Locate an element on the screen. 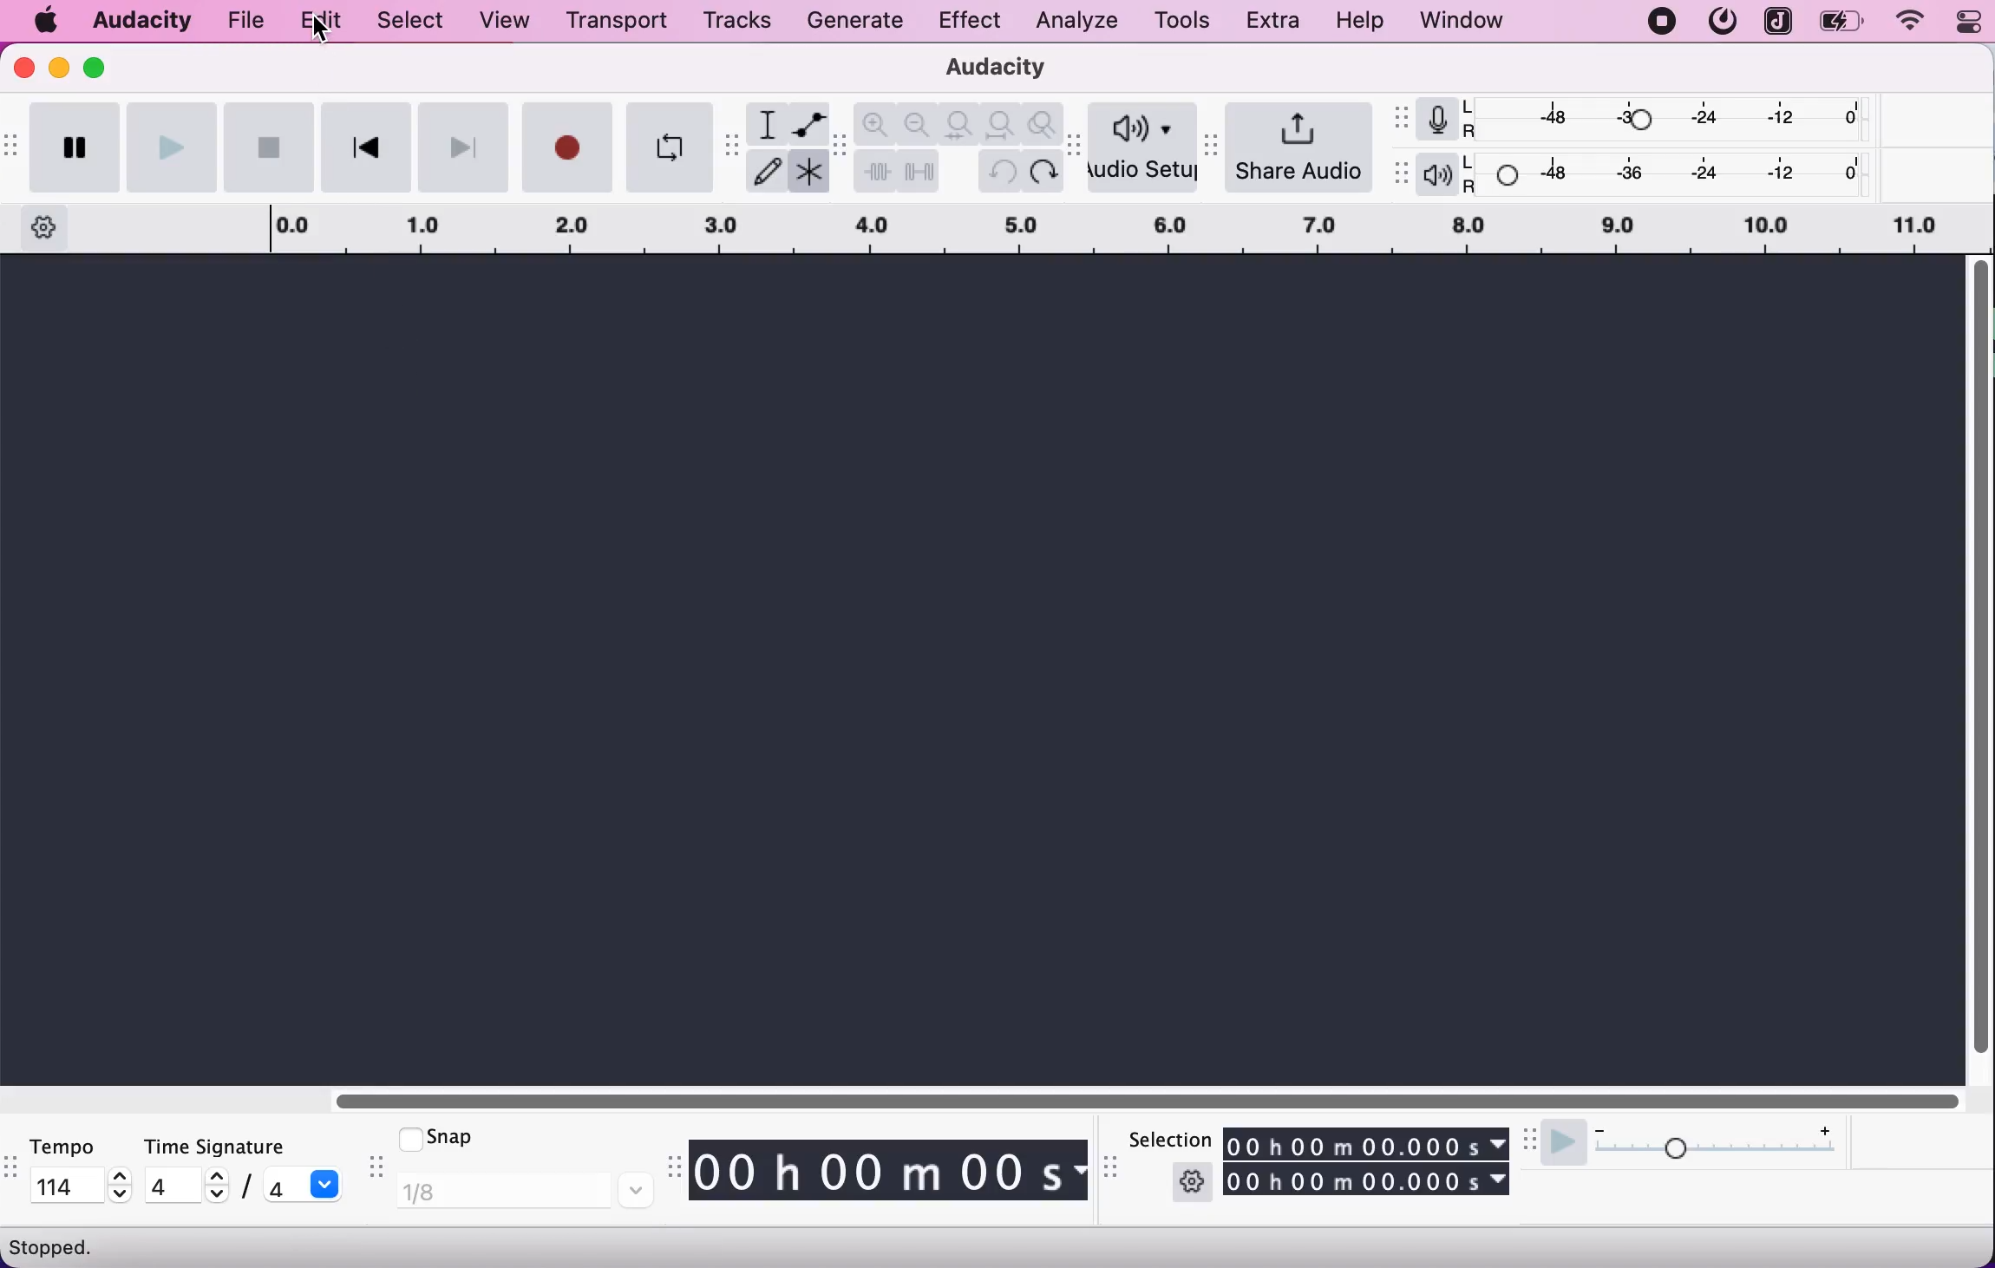  track timing is located at coordinates (1368, 1180).